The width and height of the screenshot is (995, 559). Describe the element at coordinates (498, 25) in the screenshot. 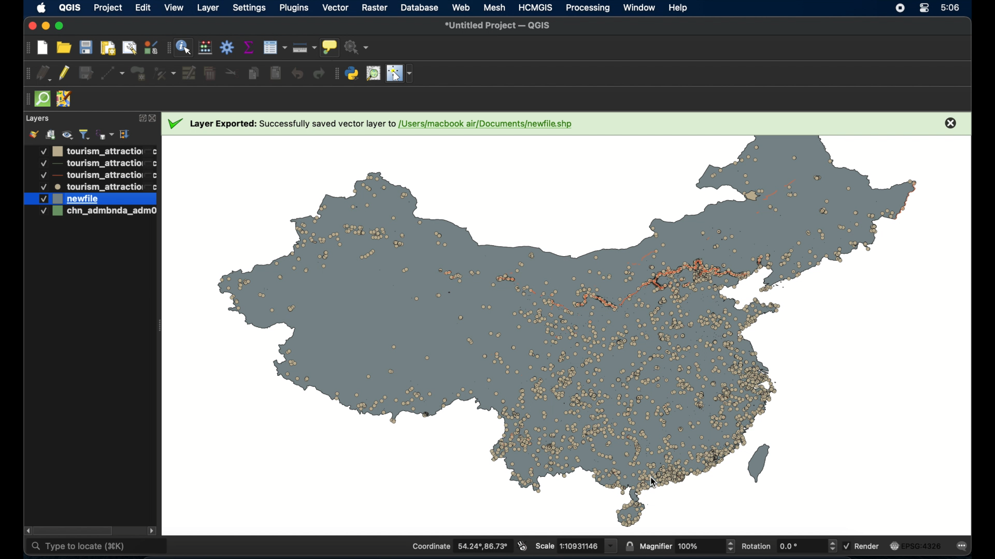

I see `untitled project - QGIS` at that location.